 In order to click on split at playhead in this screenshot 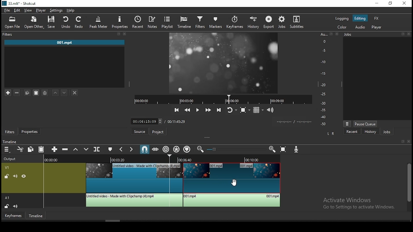, I will do `click(138, 21)`.